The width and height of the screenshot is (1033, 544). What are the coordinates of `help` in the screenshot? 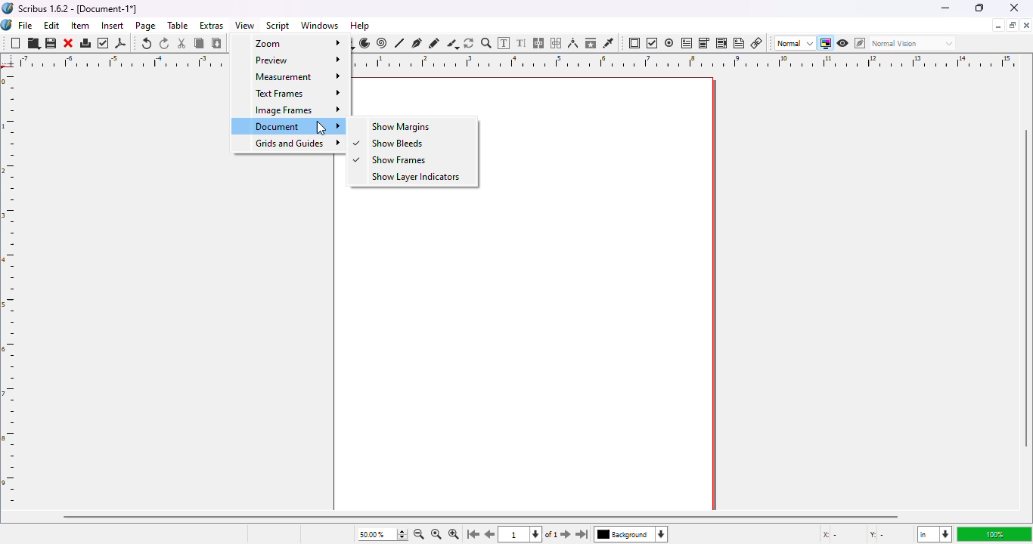 It's located at (360, 26).